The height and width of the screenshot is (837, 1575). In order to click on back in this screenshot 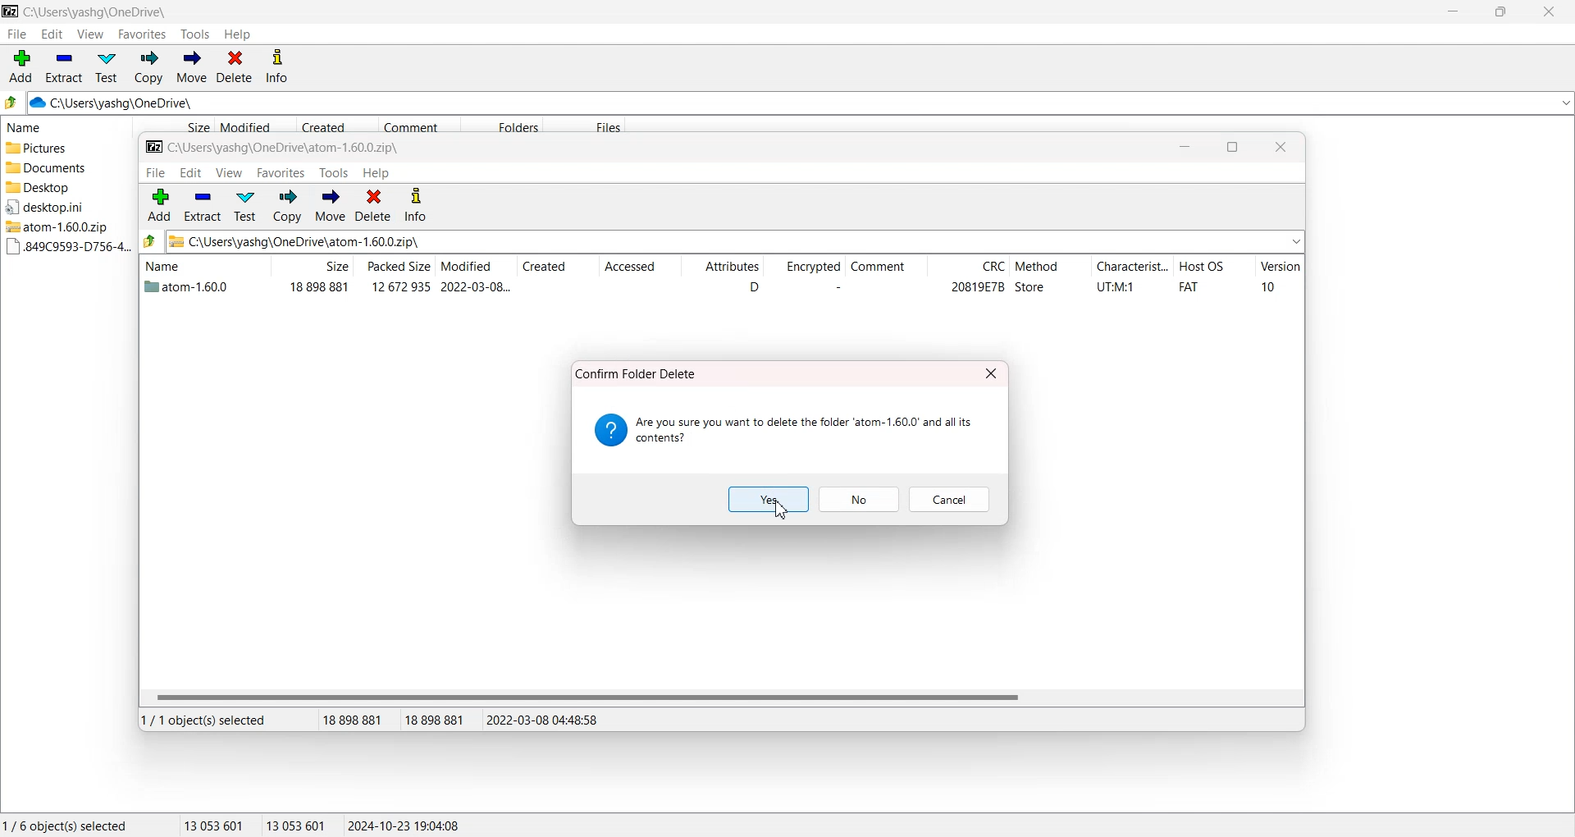, I will do `click(150, 240)`.